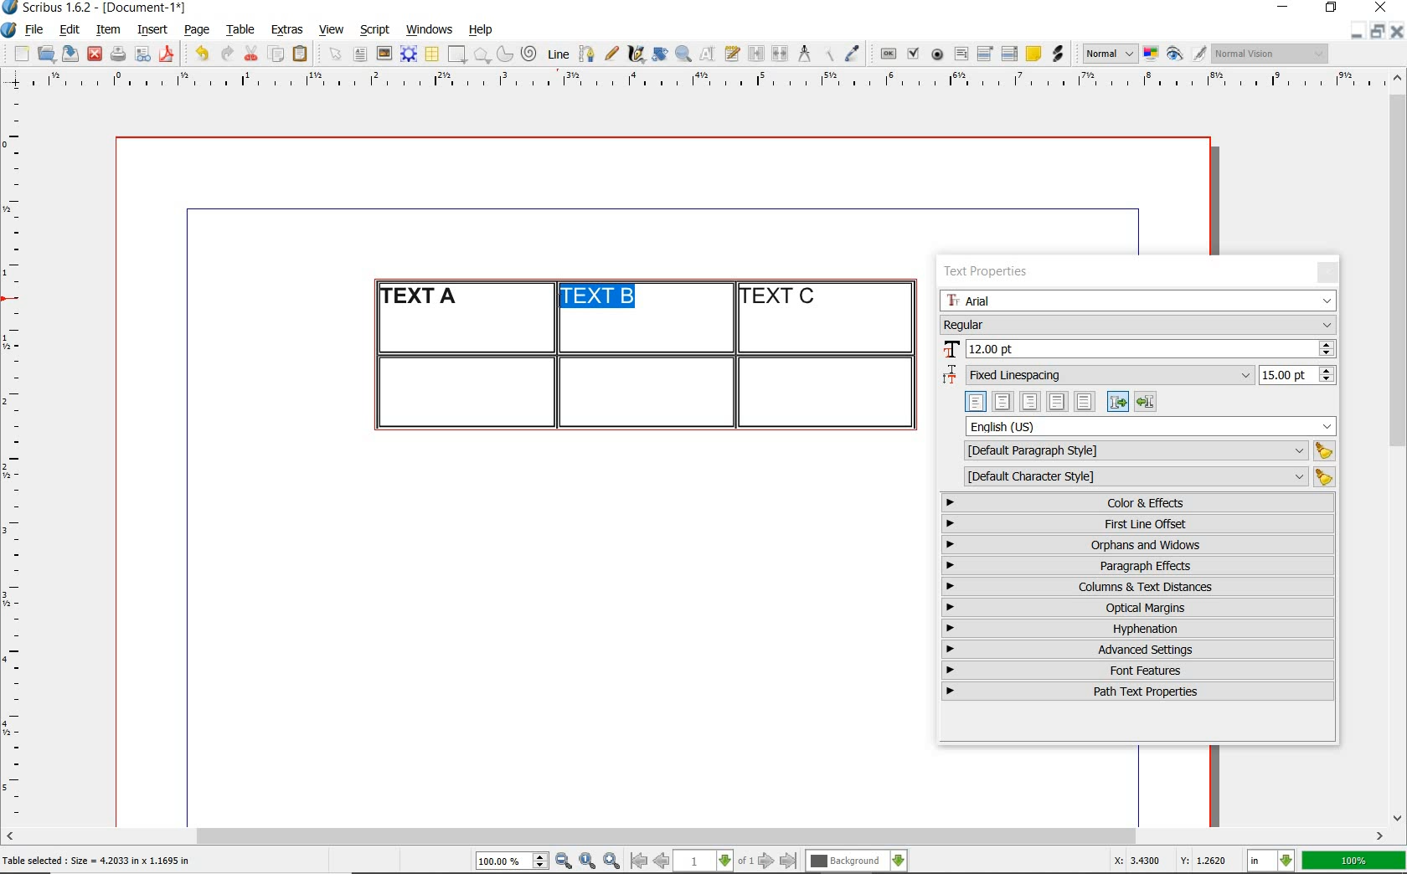 This screenshot has height=874, width=1407. Describe the element at coordinates (117, 54) in the screenshot. I see `print` at that location.